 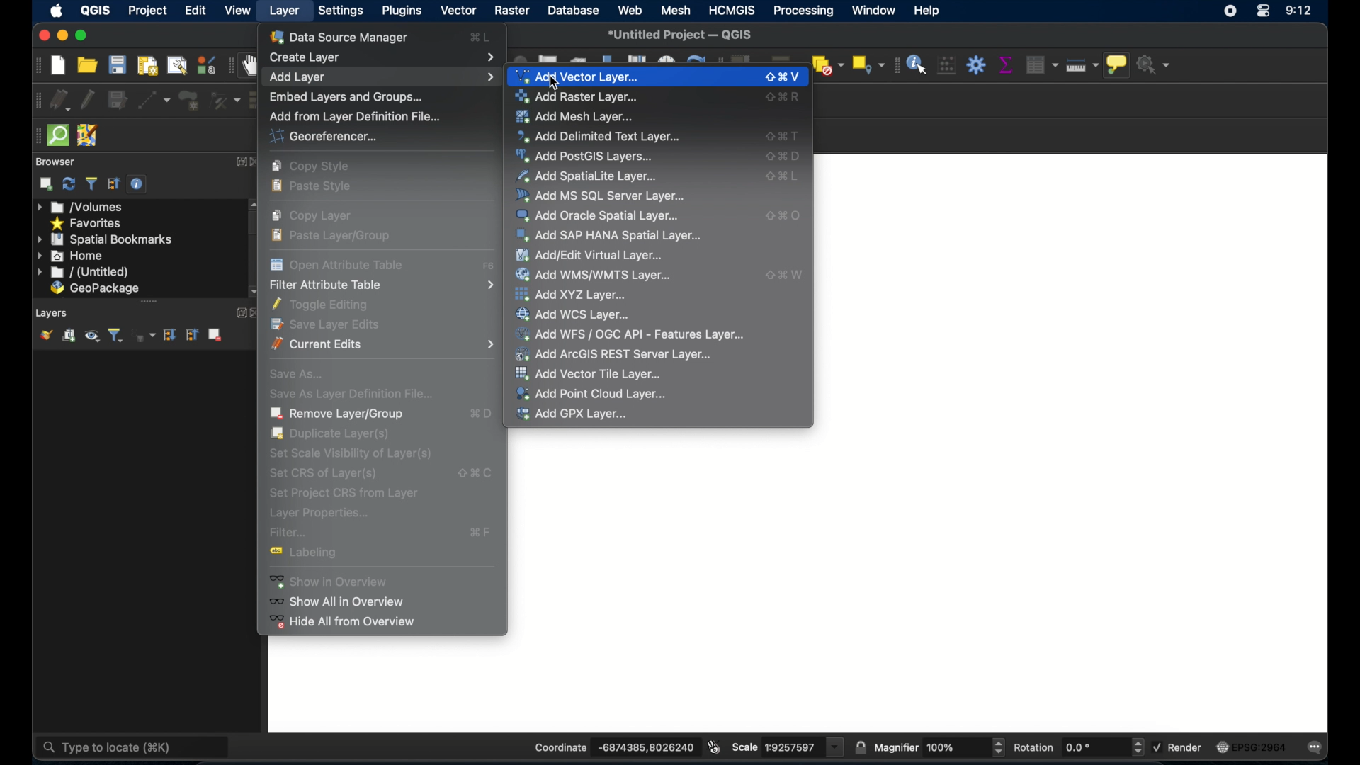 What do you see at coordinates (657, 78) in the screenshot?
I see `Add vector layer...` at bounding box center [657, 78].